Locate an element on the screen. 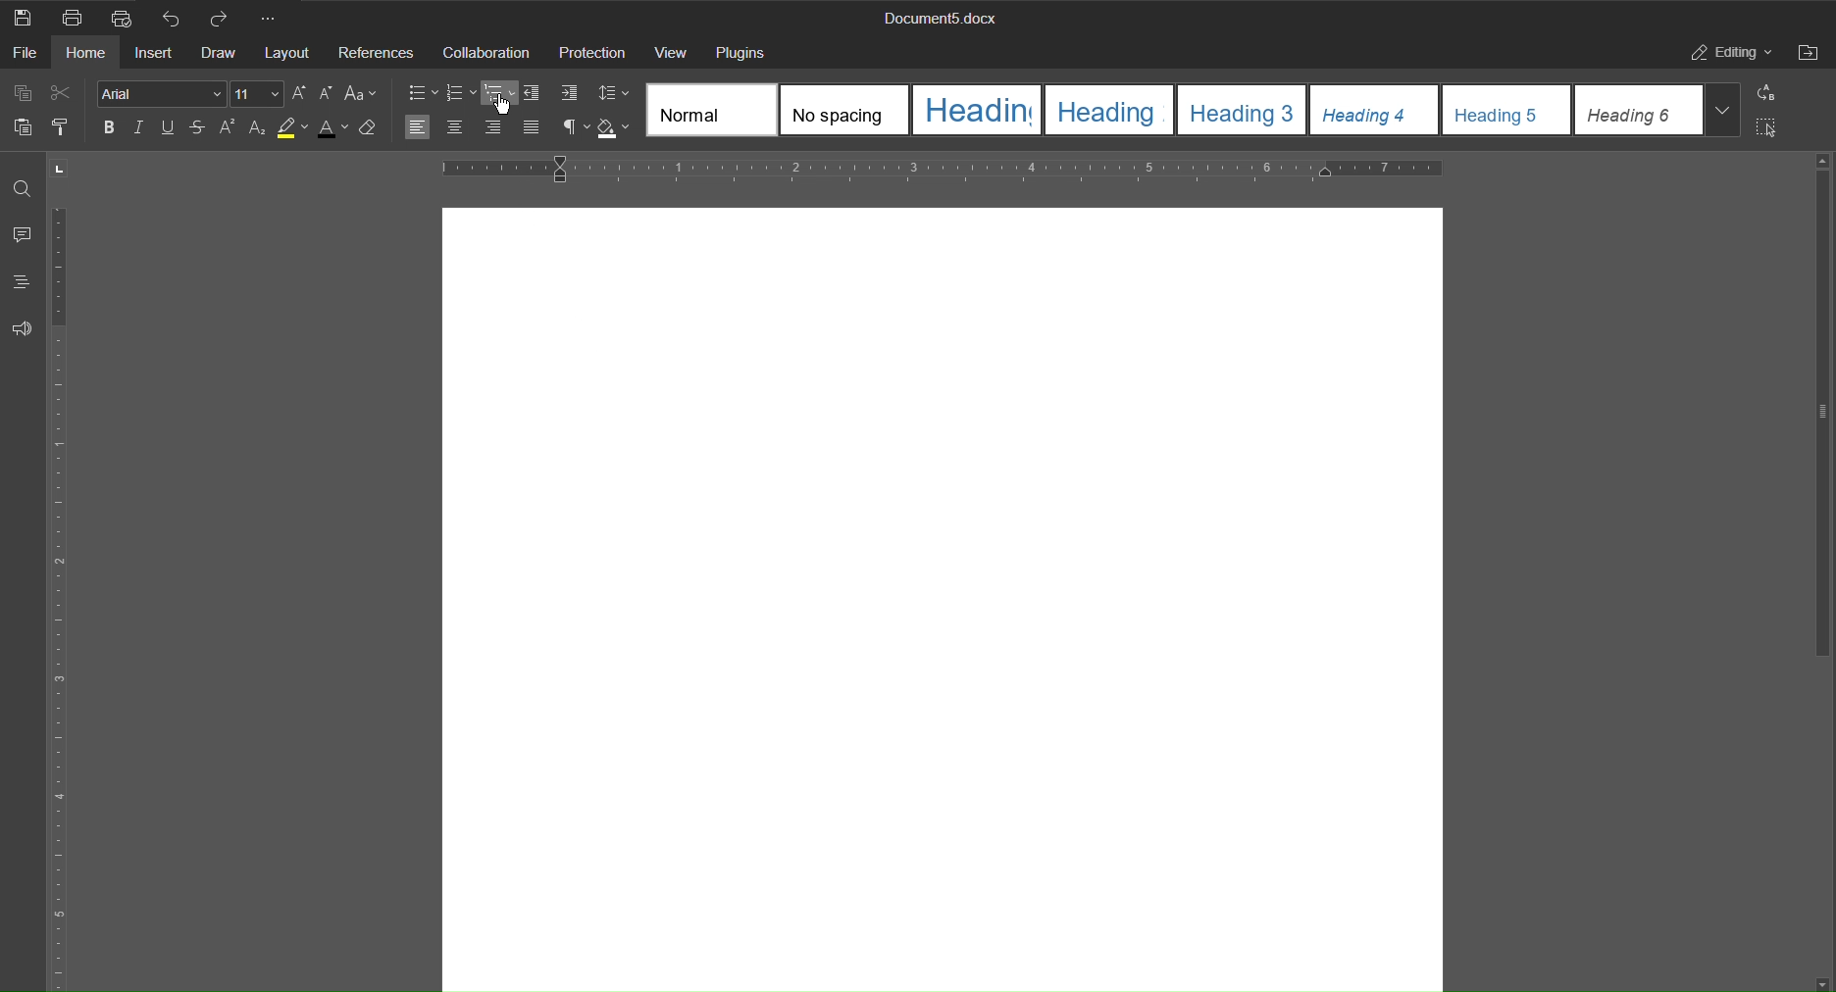  Multilevel list is located at coordinates (499, 93).